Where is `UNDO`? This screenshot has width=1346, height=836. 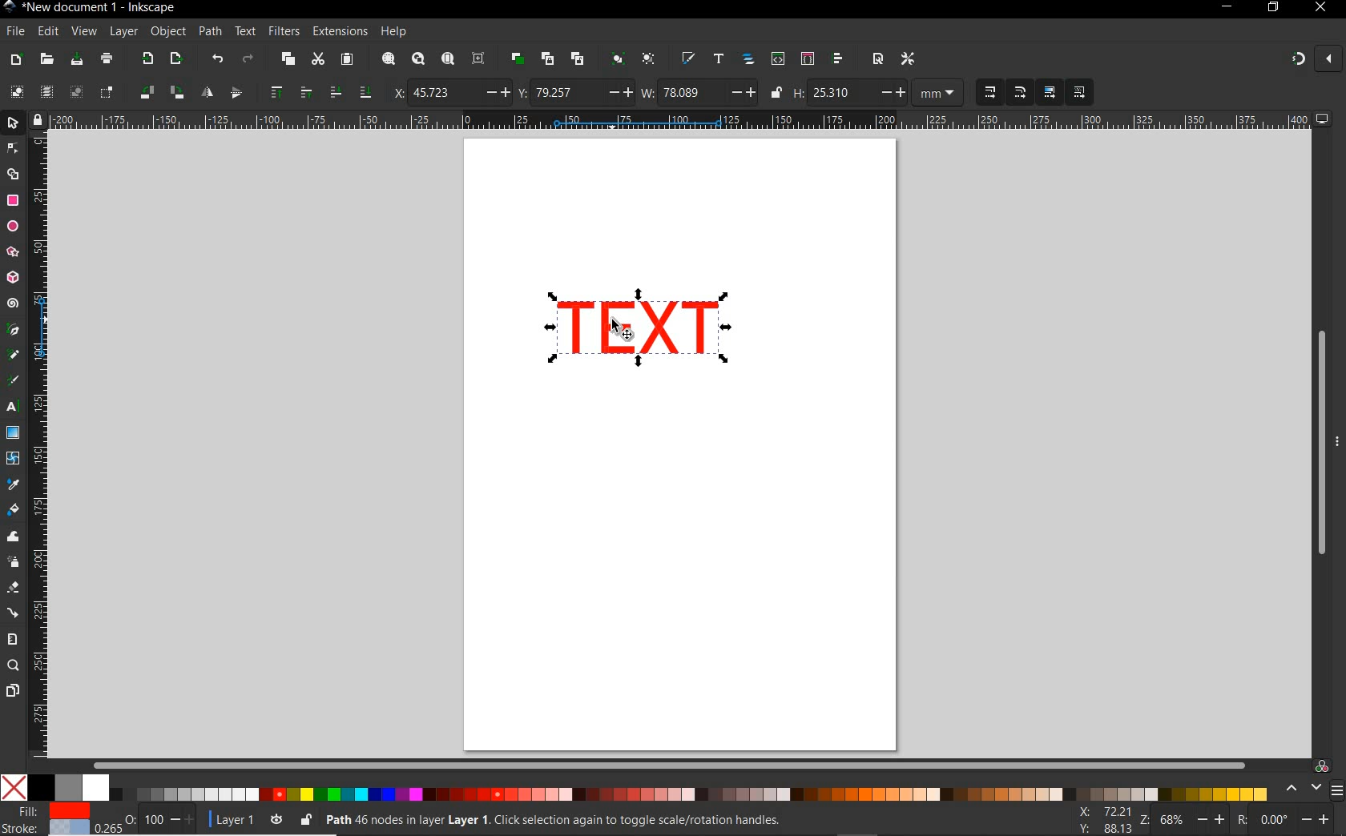
UNDO is located at coordinates (217, 58).